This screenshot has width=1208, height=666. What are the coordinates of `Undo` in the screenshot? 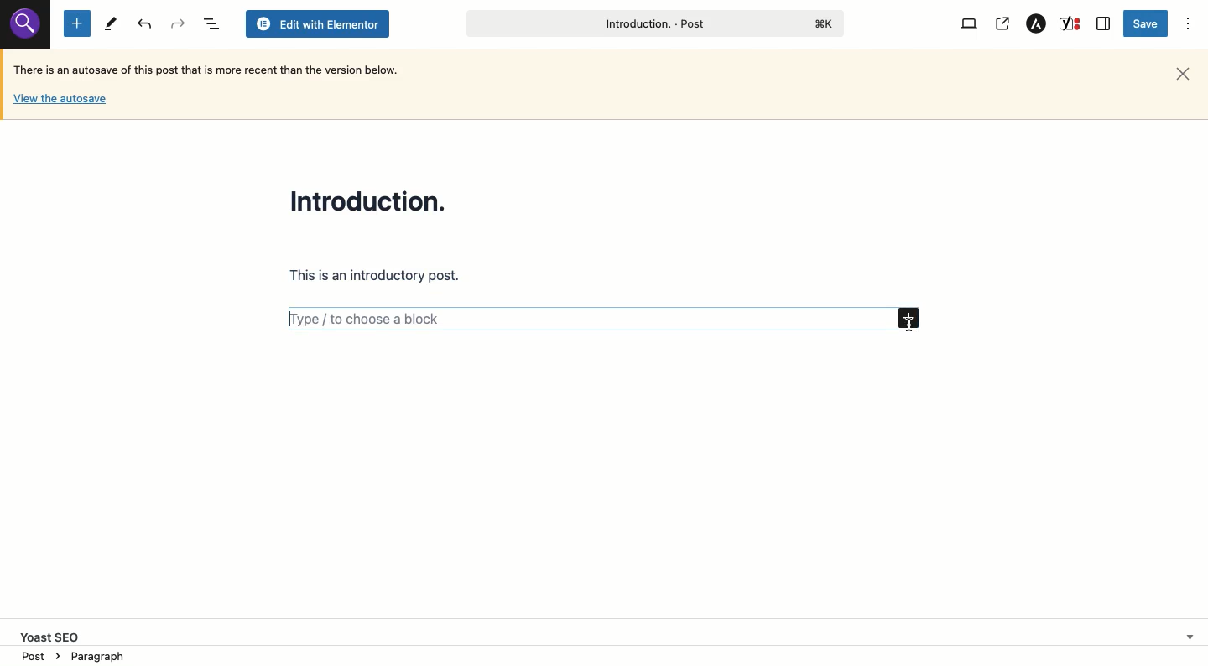 It's located at (177, 23).